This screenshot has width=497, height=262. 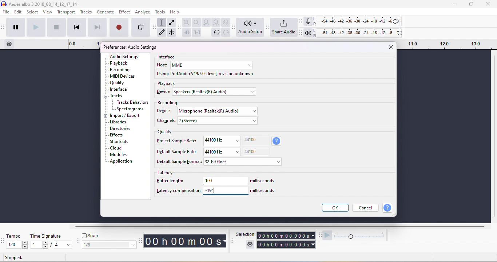 What do you see at coordinates (390, 46) in the screenshot?
I see `close` at bounding box center [390, 46].